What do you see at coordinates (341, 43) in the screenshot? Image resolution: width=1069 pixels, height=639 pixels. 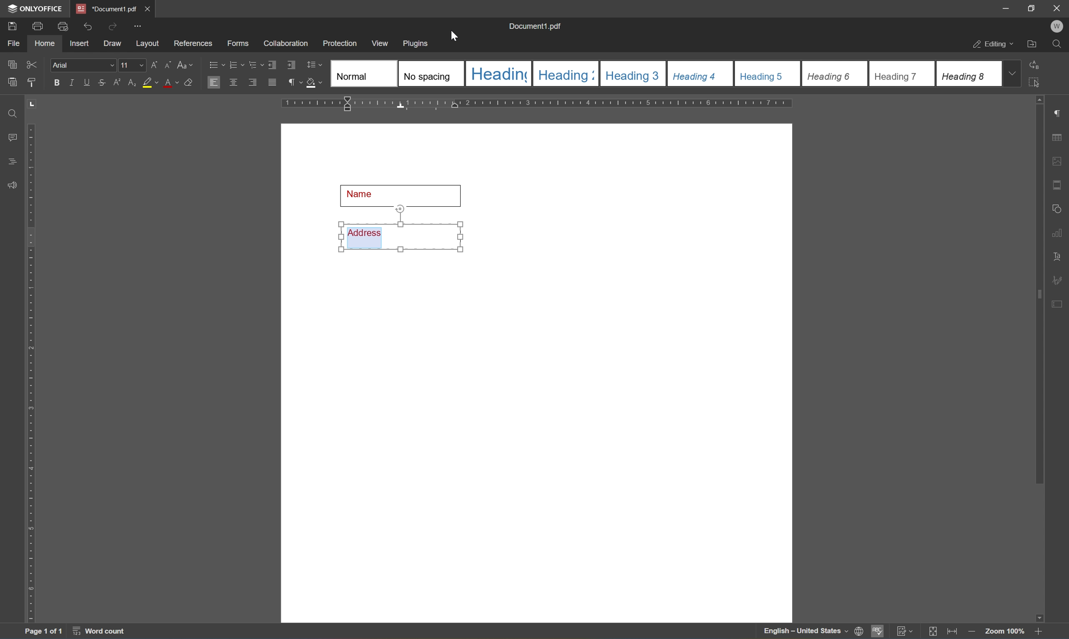 I see `protection` at bounding box center [341, 43].